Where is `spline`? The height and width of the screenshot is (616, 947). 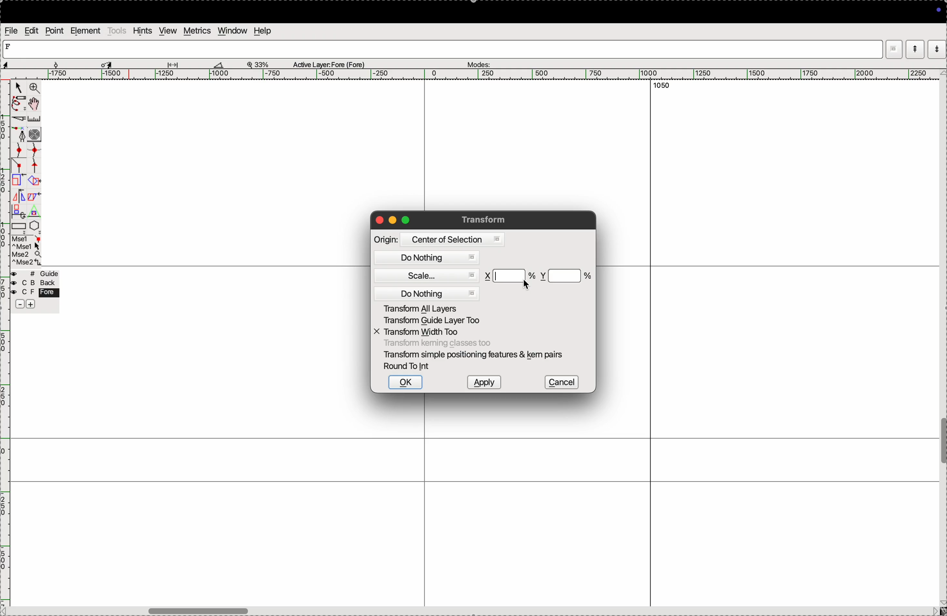
spline is located at coordinates (34, 159).